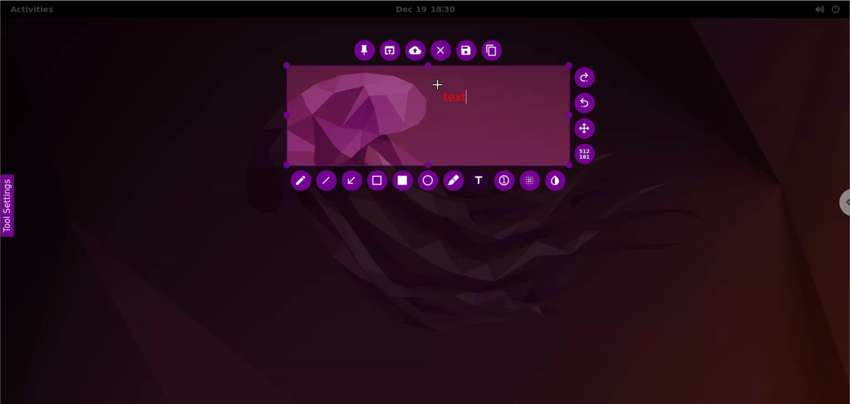 The height and width of the screenshot is (404, 850). What do you see at coordinates (841, 202) in the screenshot?
I see `chrome options` at bounding box center [841, 202].